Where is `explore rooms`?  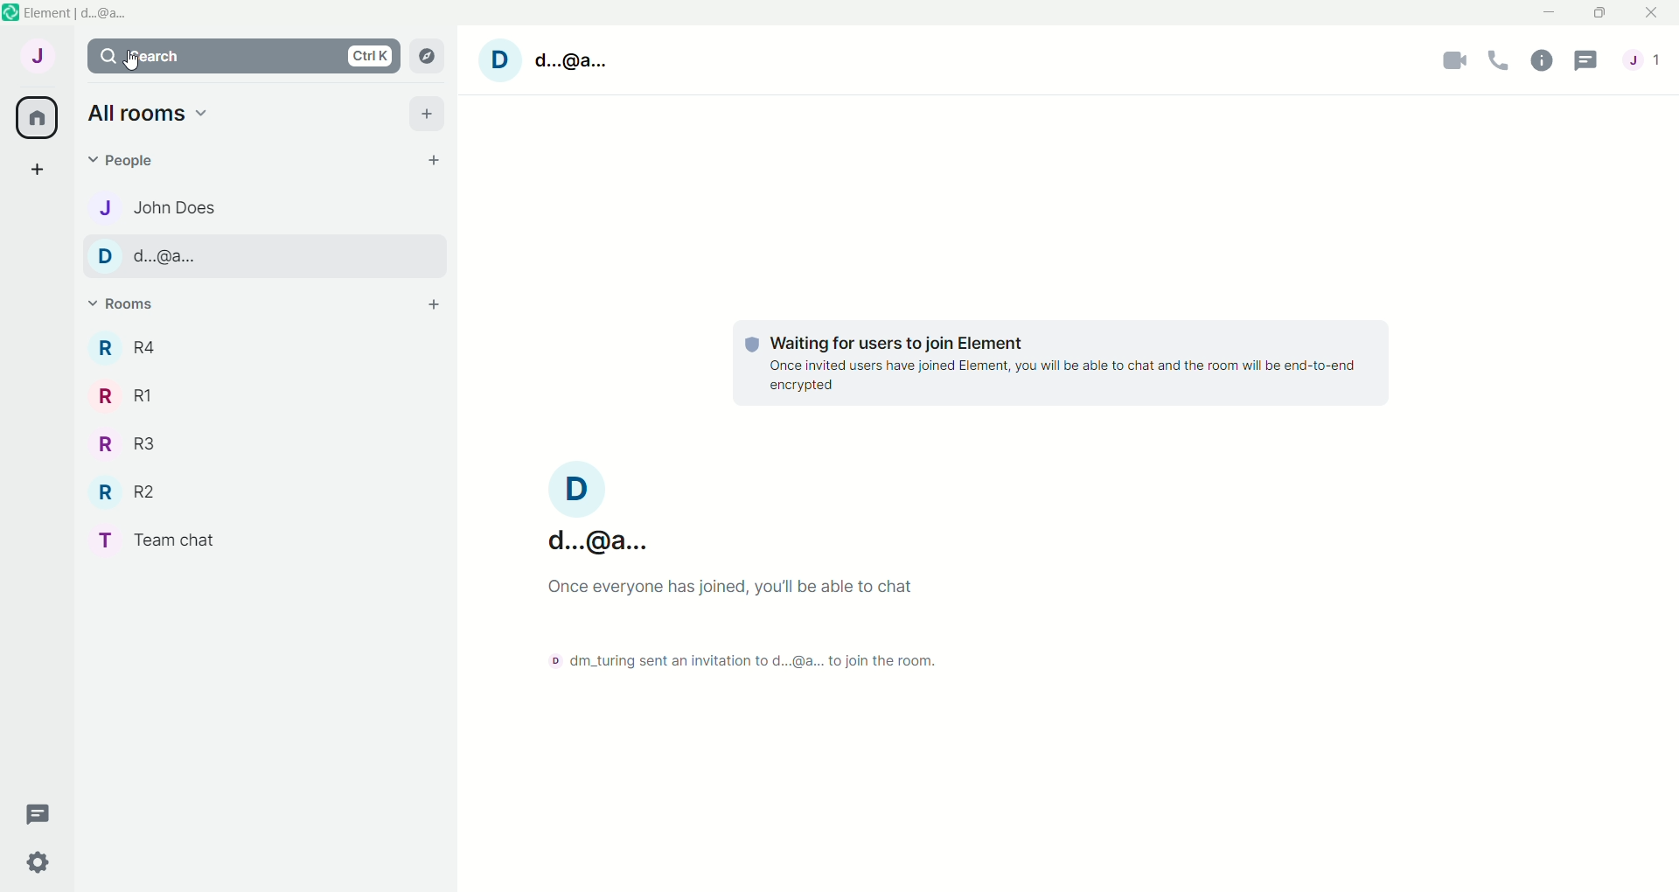
explore rooms is located at coordinates (426, 56).